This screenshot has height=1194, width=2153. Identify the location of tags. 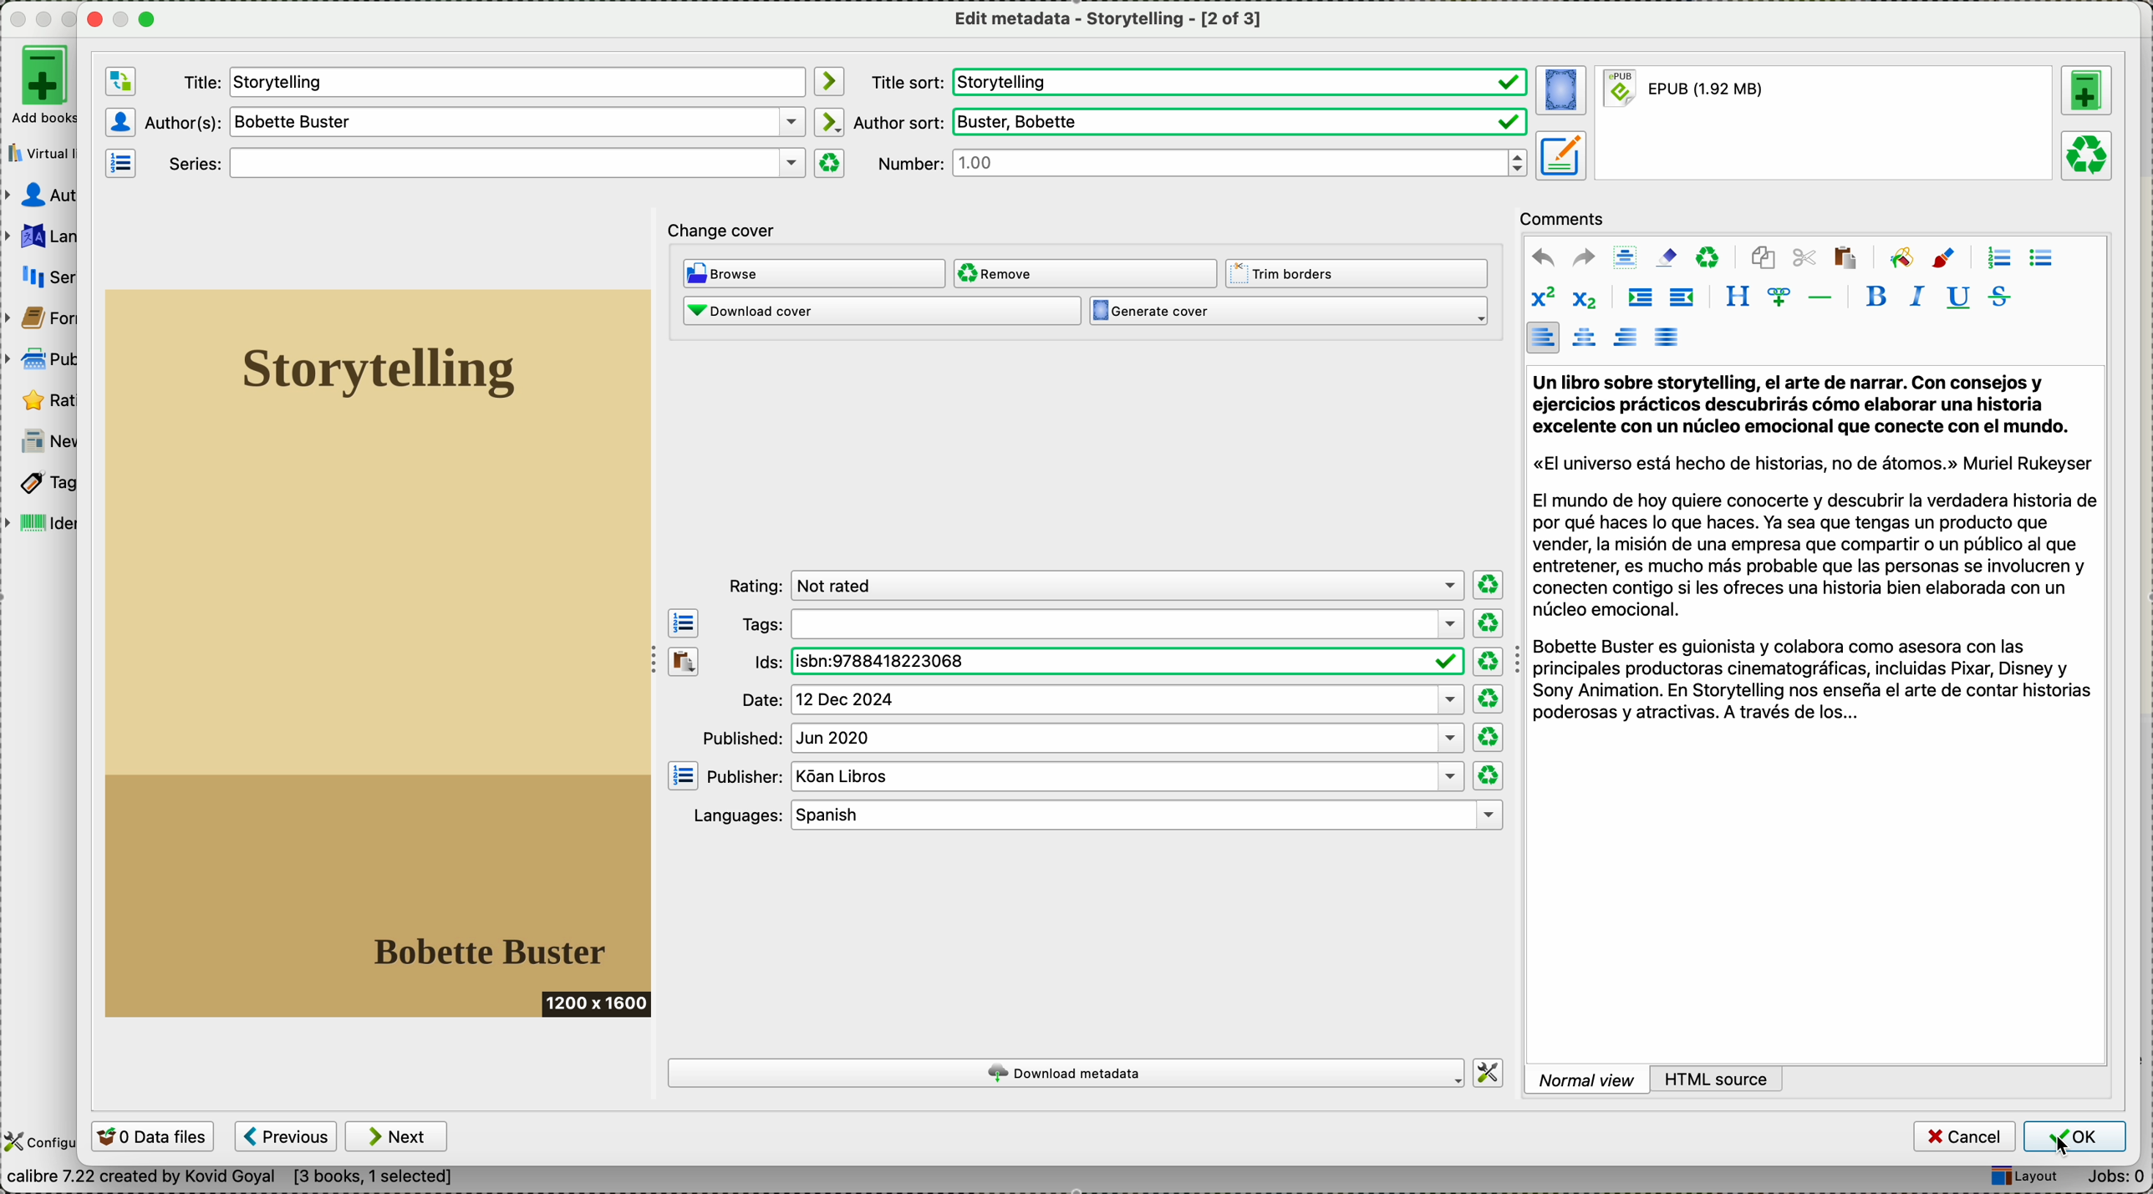
(47, 482).